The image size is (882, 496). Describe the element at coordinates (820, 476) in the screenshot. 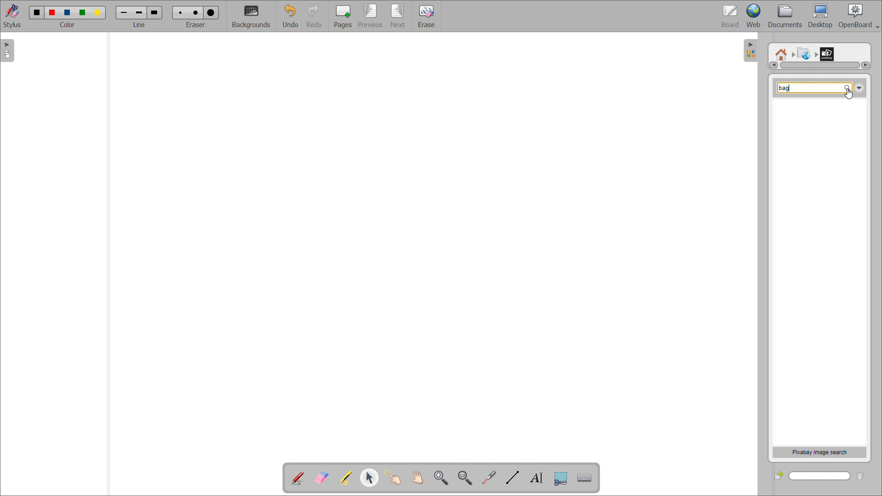

I see `search` at that location.